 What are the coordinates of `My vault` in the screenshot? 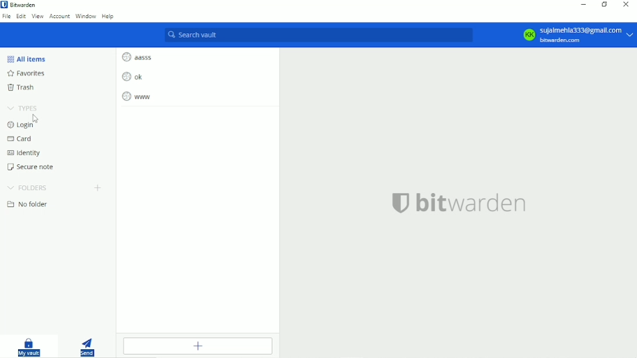 It's located at (30, 346).